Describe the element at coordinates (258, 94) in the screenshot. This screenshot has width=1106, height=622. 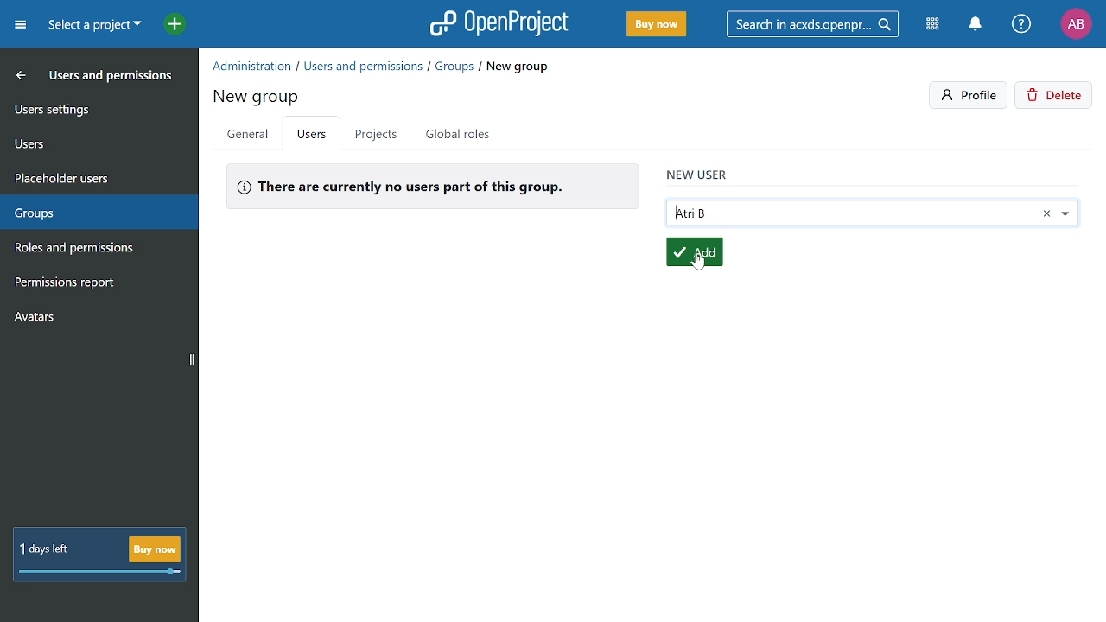
I see `new group` at that location.